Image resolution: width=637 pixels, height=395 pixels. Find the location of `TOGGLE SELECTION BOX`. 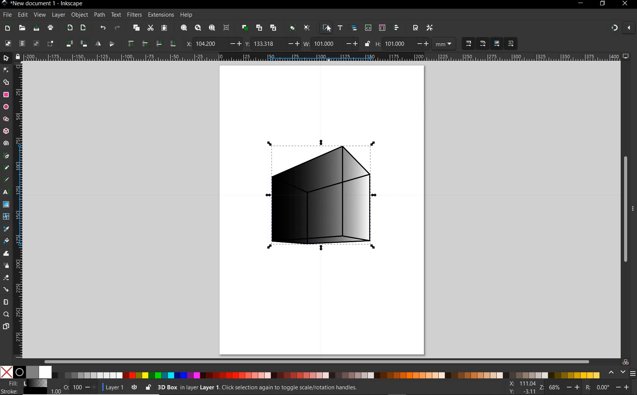

TOGGLE SELECTION BOX is located at coordinates (51, 43).